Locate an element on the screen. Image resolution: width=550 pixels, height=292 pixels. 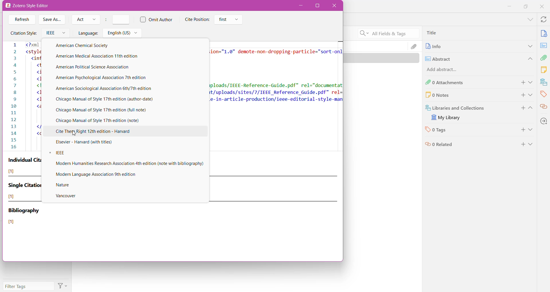
Elsevier - Harvard (with titles) is located at coordinates (90, 143).